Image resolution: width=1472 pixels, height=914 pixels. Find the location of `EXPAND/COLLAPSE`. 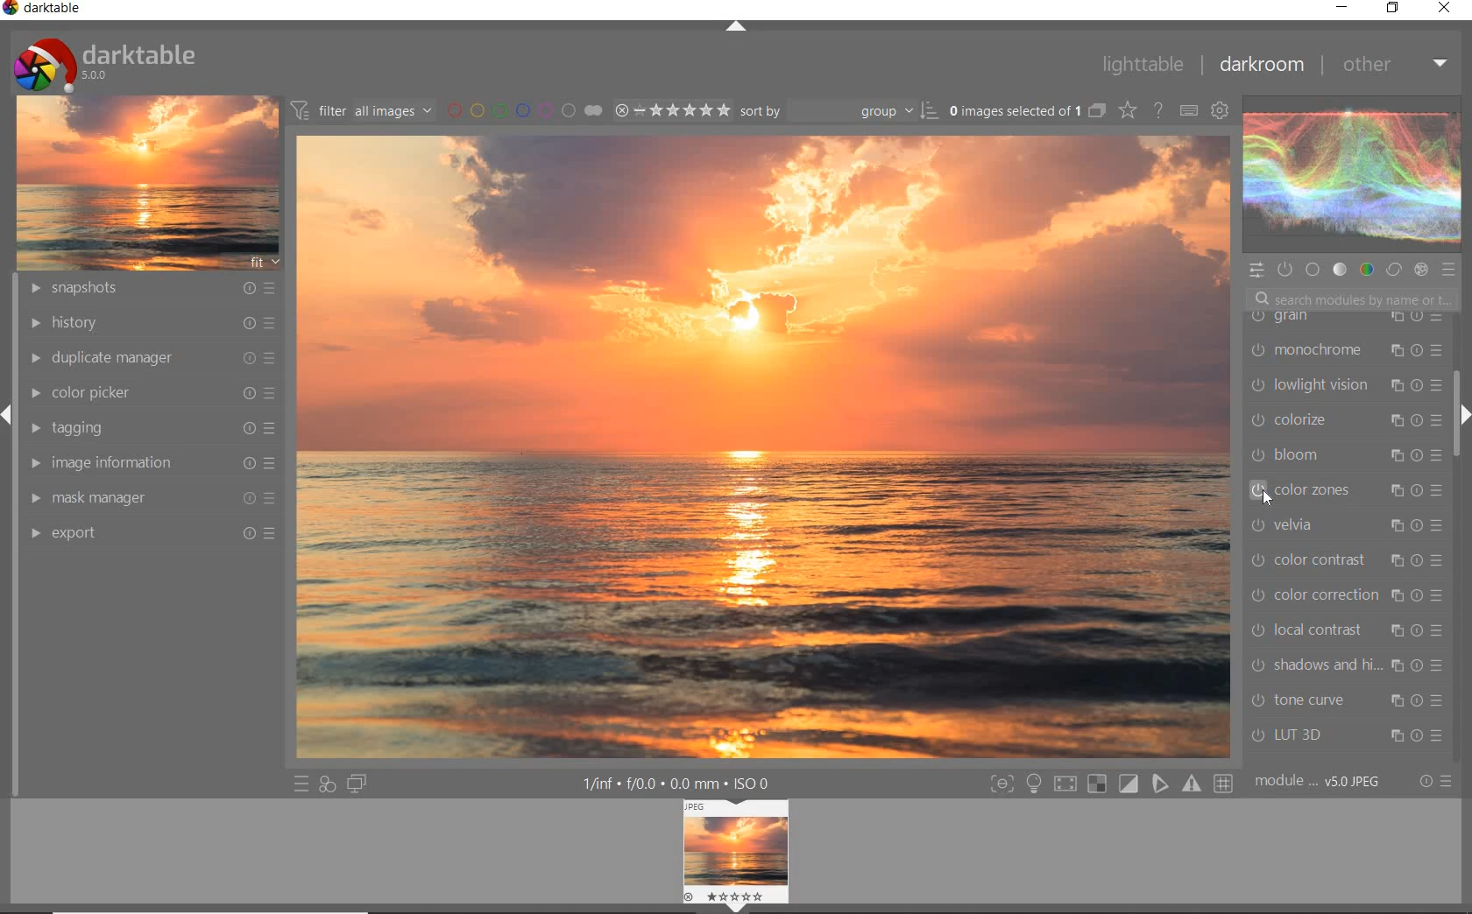

EXPAND/COLLAPSE is located at coordinates (736, 27).